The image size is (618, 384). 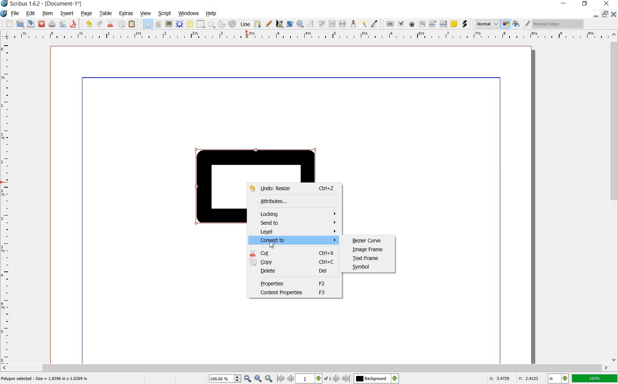 What do you see at coordinates (367, 250) in the screenshot?
I see `IMAGE FRAME` at bounding box center [367, 250].